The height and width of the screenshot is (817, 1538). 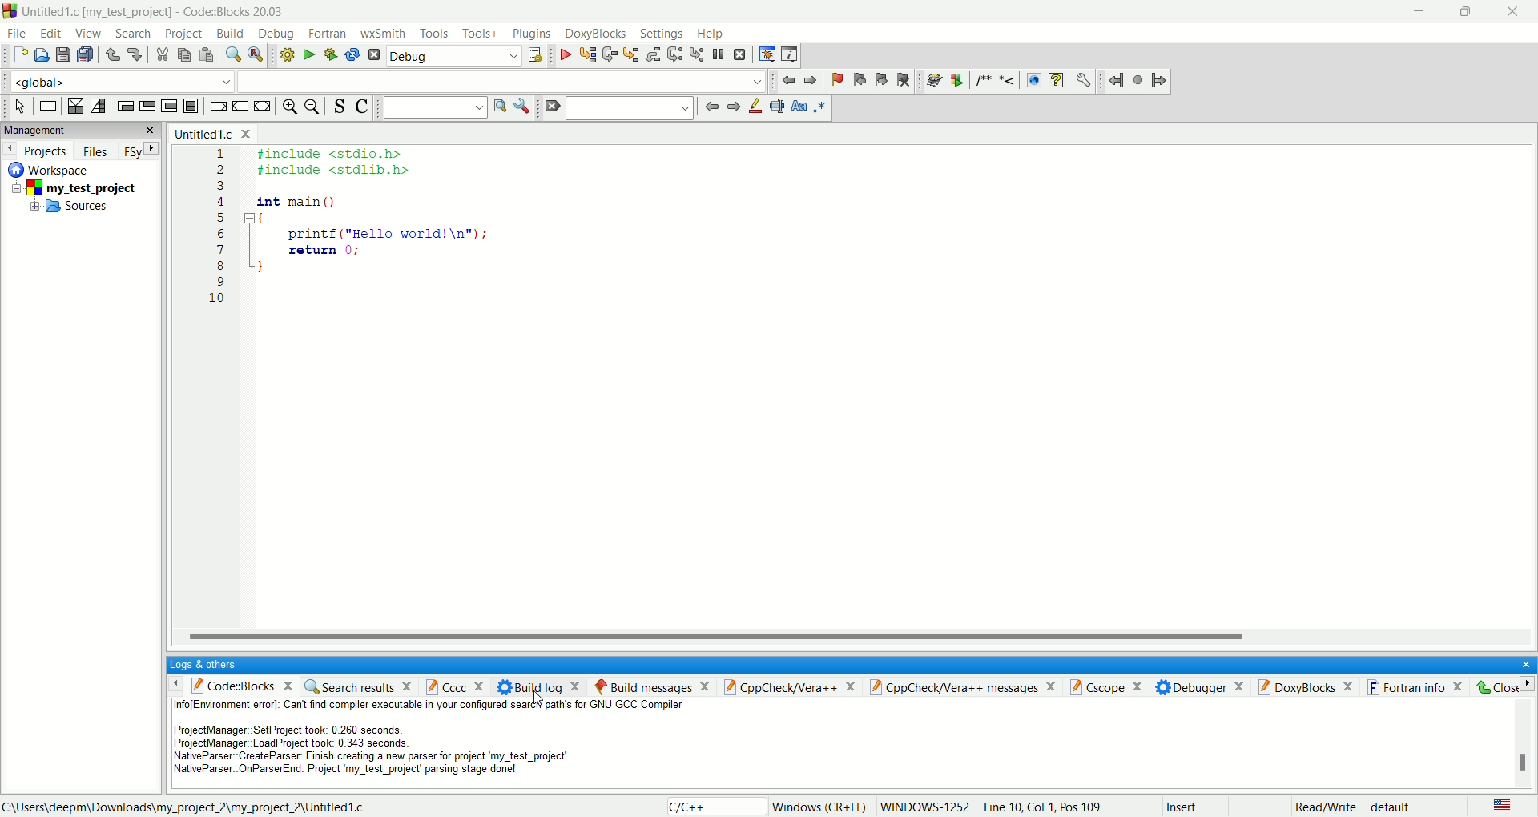 I want to click on clear bookmark, so click(x=906, y=83).